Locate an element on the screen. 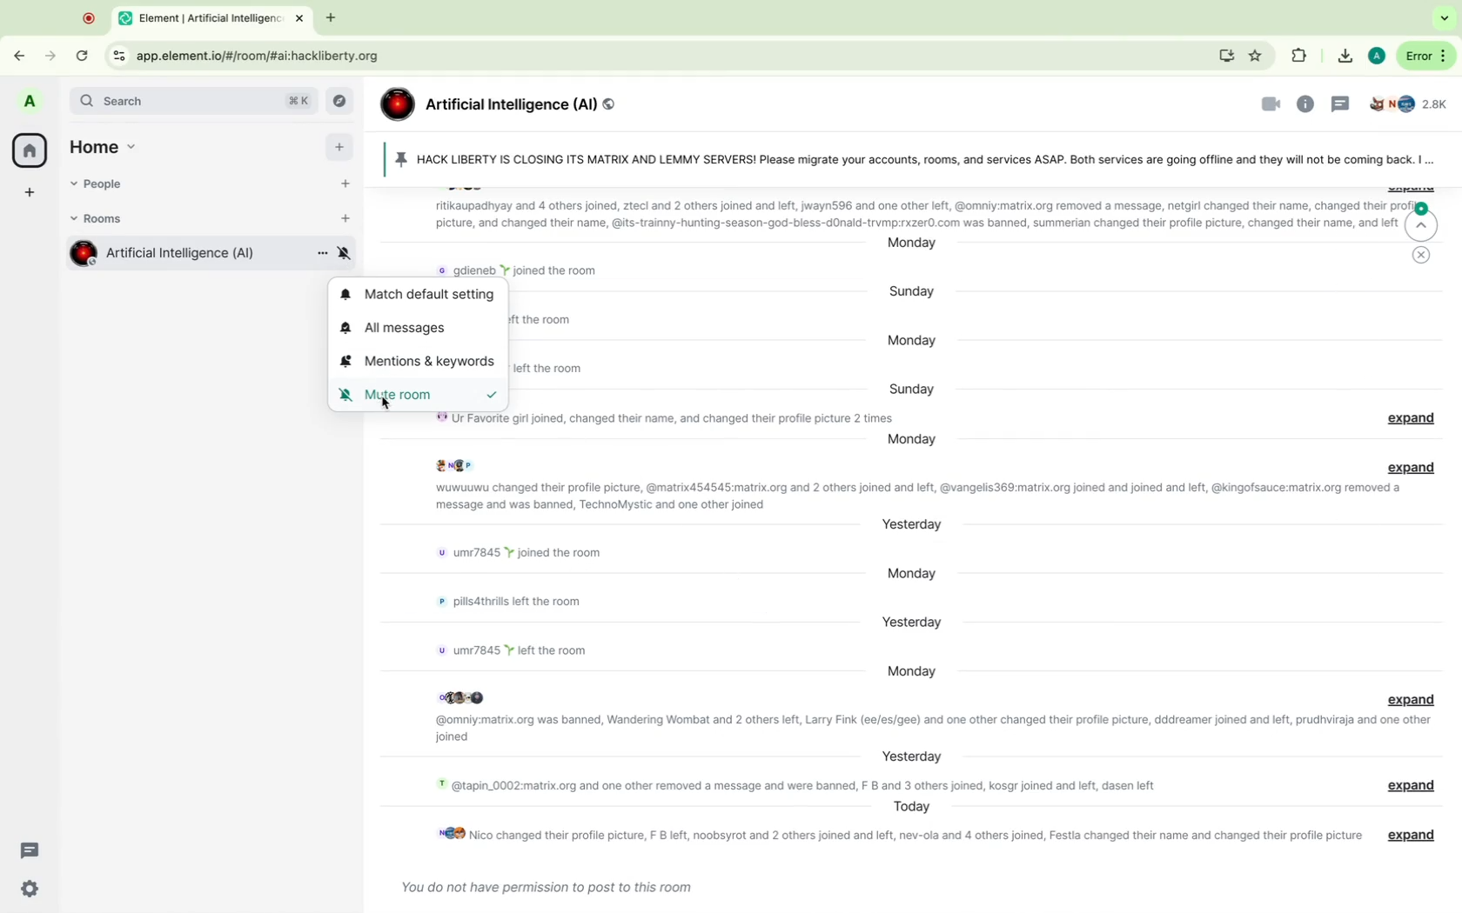 The image size is (1462, 913). profile pictures is located at coordinates (464, 696).